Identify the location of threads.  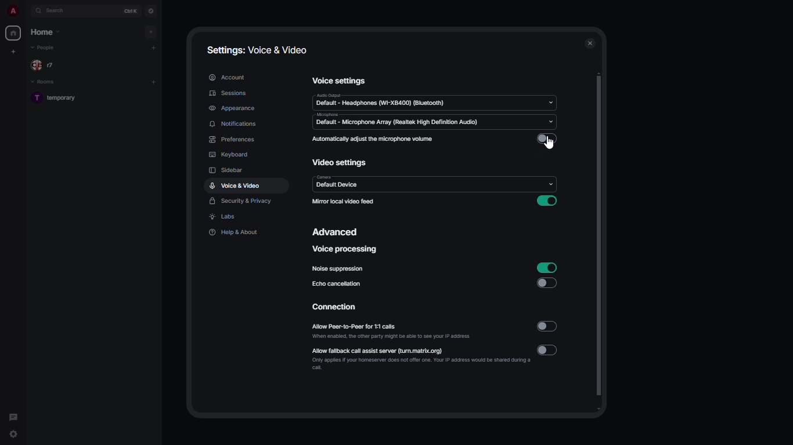
(14, 417).